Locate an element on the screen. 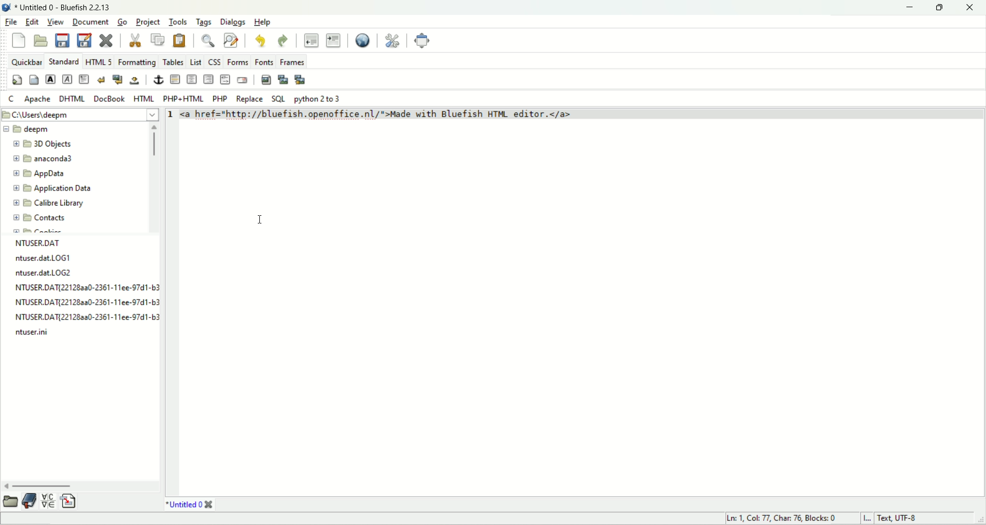 The height and width of the screenshot is (525, 986). go is located at coordinates (121, 22).